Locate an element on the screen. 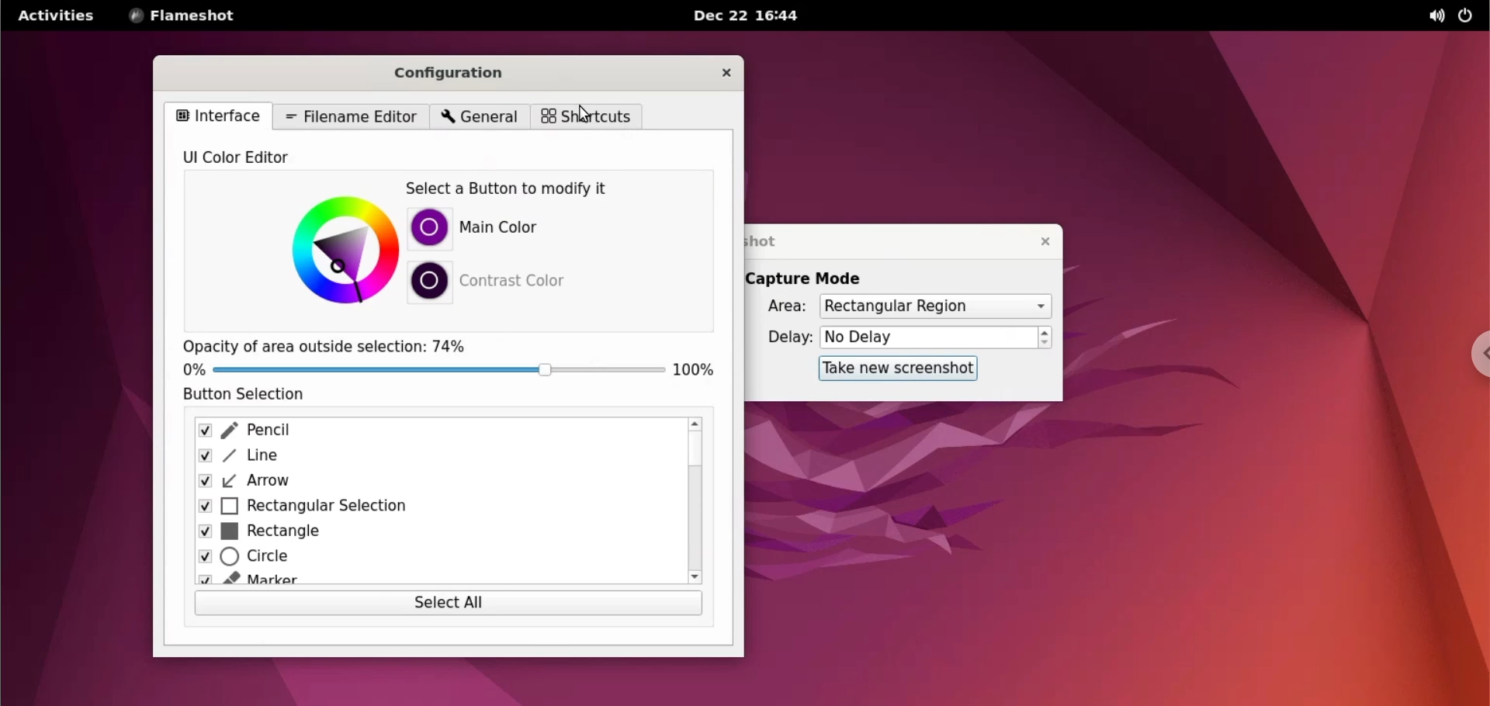 The width and height of the screenshot is (1490, 706). marker checkbox  is located at coordinates (435, 578).